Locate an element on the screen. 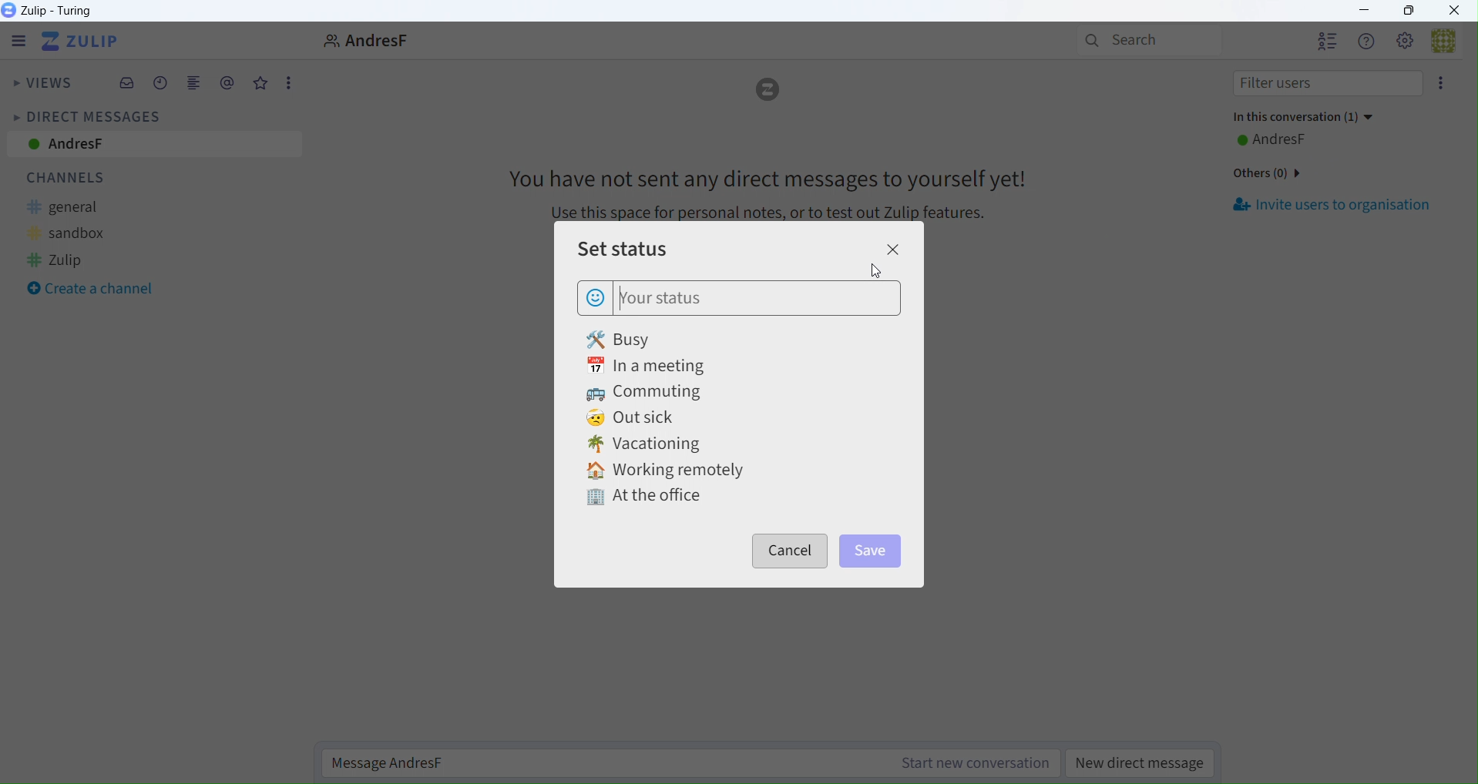 The width and height of the screenshot is (1478, 784). Others is located at coordinates (1266, 173).